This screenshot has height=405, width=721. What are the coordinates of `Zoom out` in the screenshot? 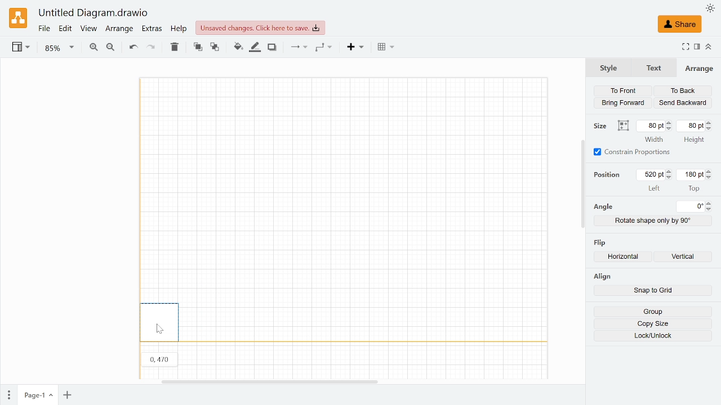 It's located at (110, 48).